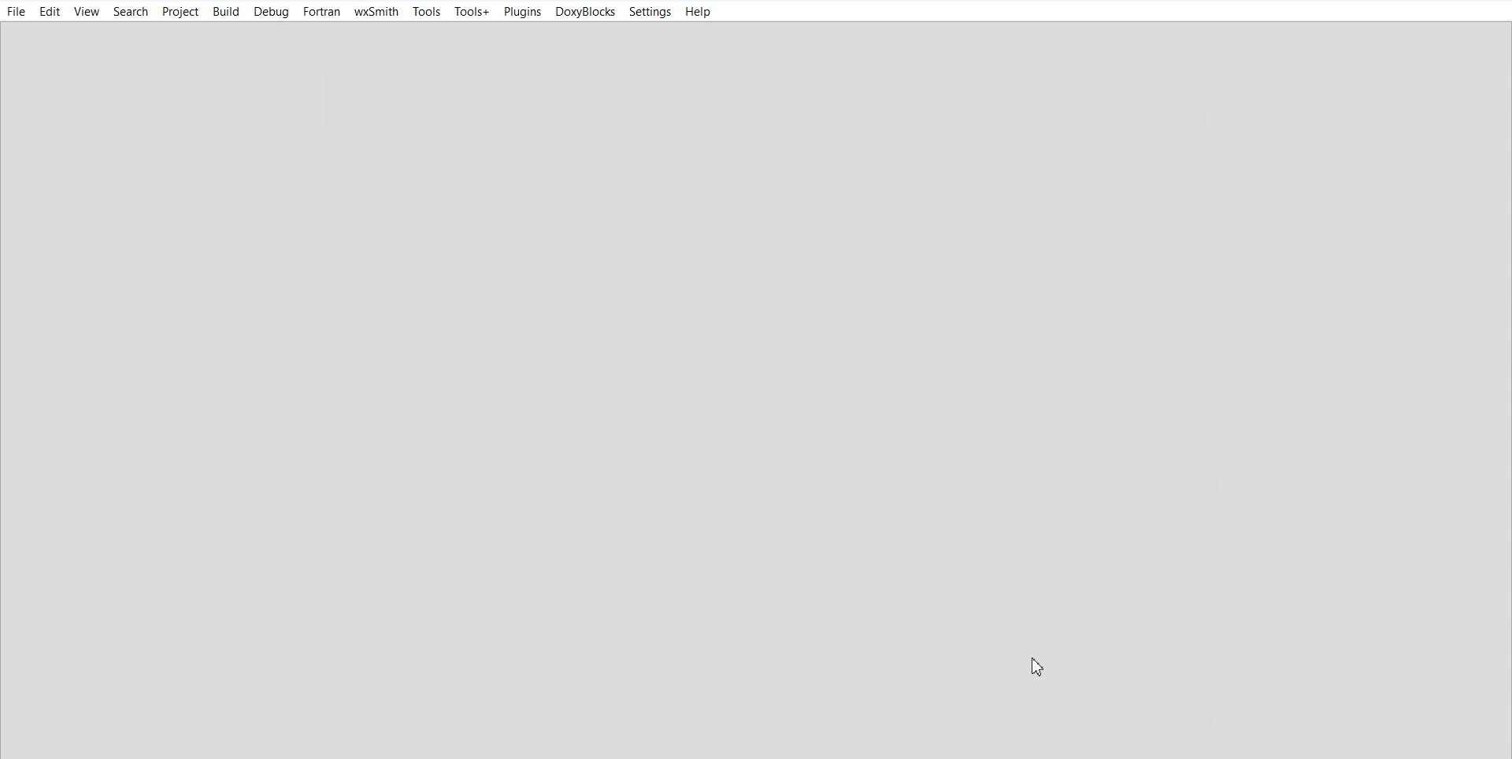 This screenshot has width=1512, height=759. What do you see at coordinates (586, 12) in the screenshot?
I see `DoxyBlocks` at bounding box center [586, 12].